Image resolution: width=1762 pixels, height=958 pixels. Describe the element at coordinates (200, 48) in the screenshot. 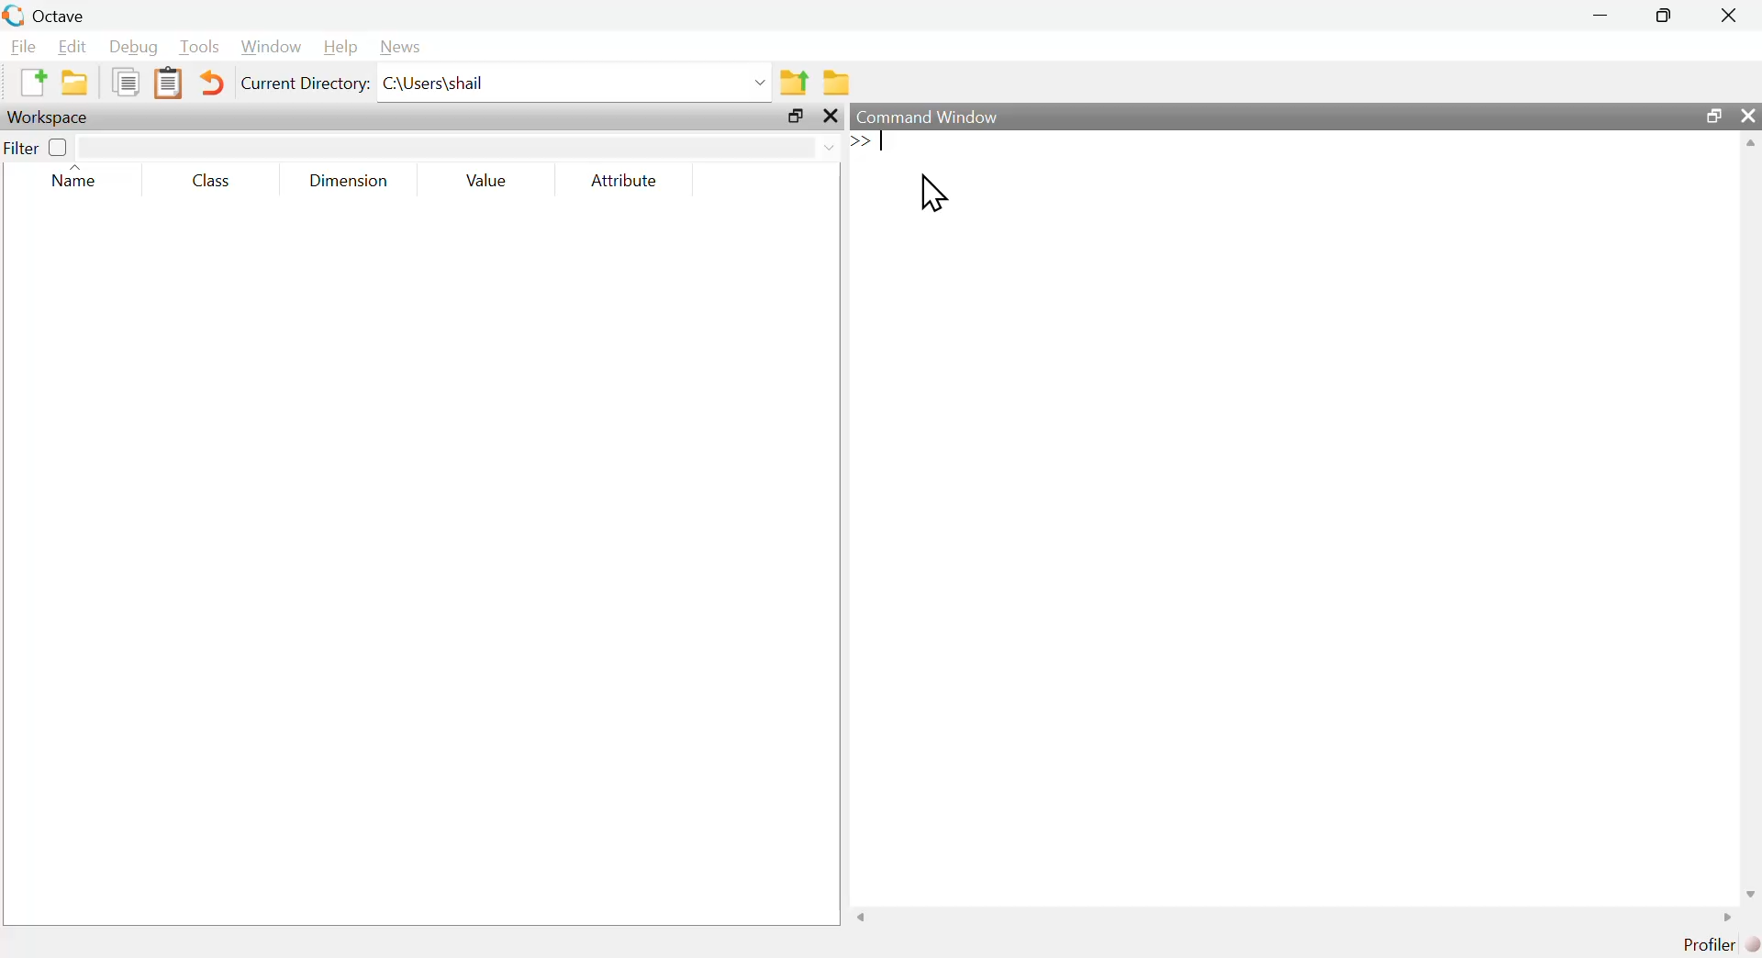

I see `Tools` at that location.